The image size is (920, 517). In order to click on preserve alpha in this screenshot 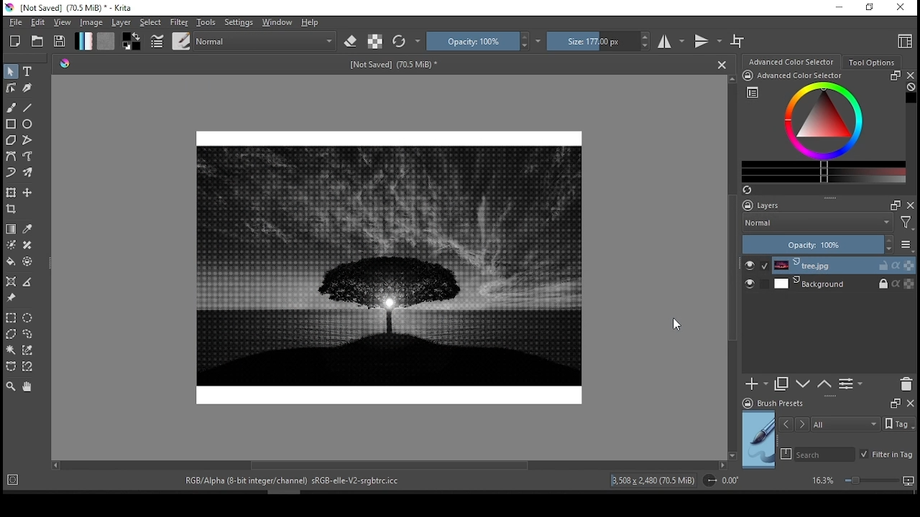, I will do `click(374, 42)`.